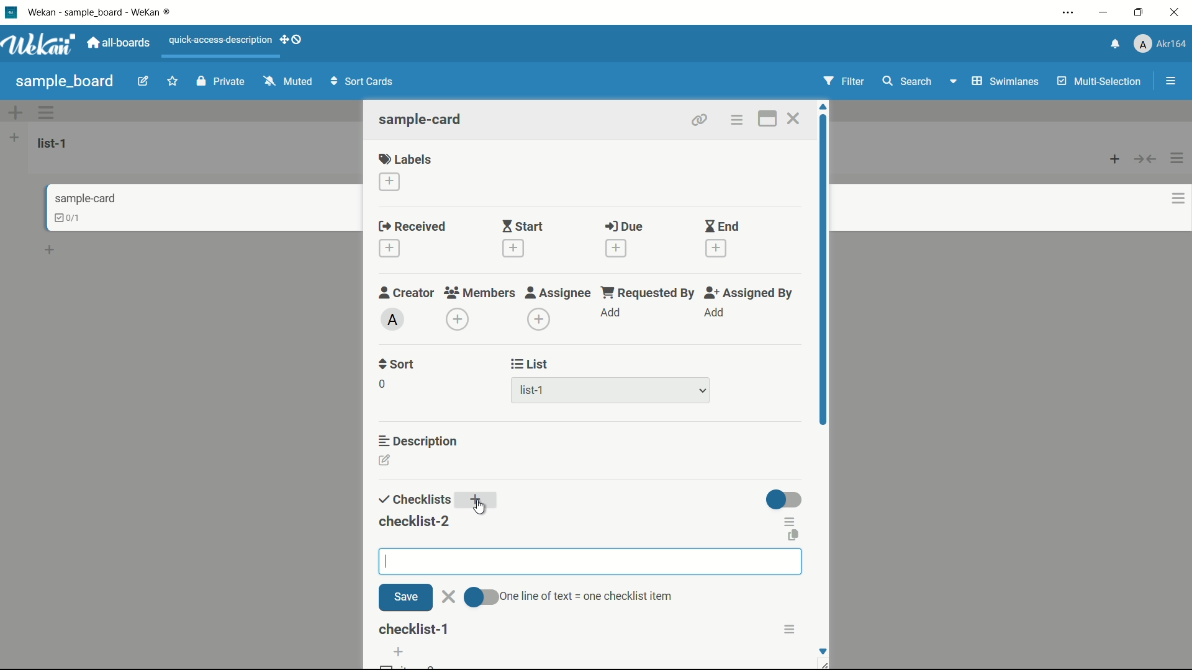  I want to click on swimlane actions, so click(47, 112).